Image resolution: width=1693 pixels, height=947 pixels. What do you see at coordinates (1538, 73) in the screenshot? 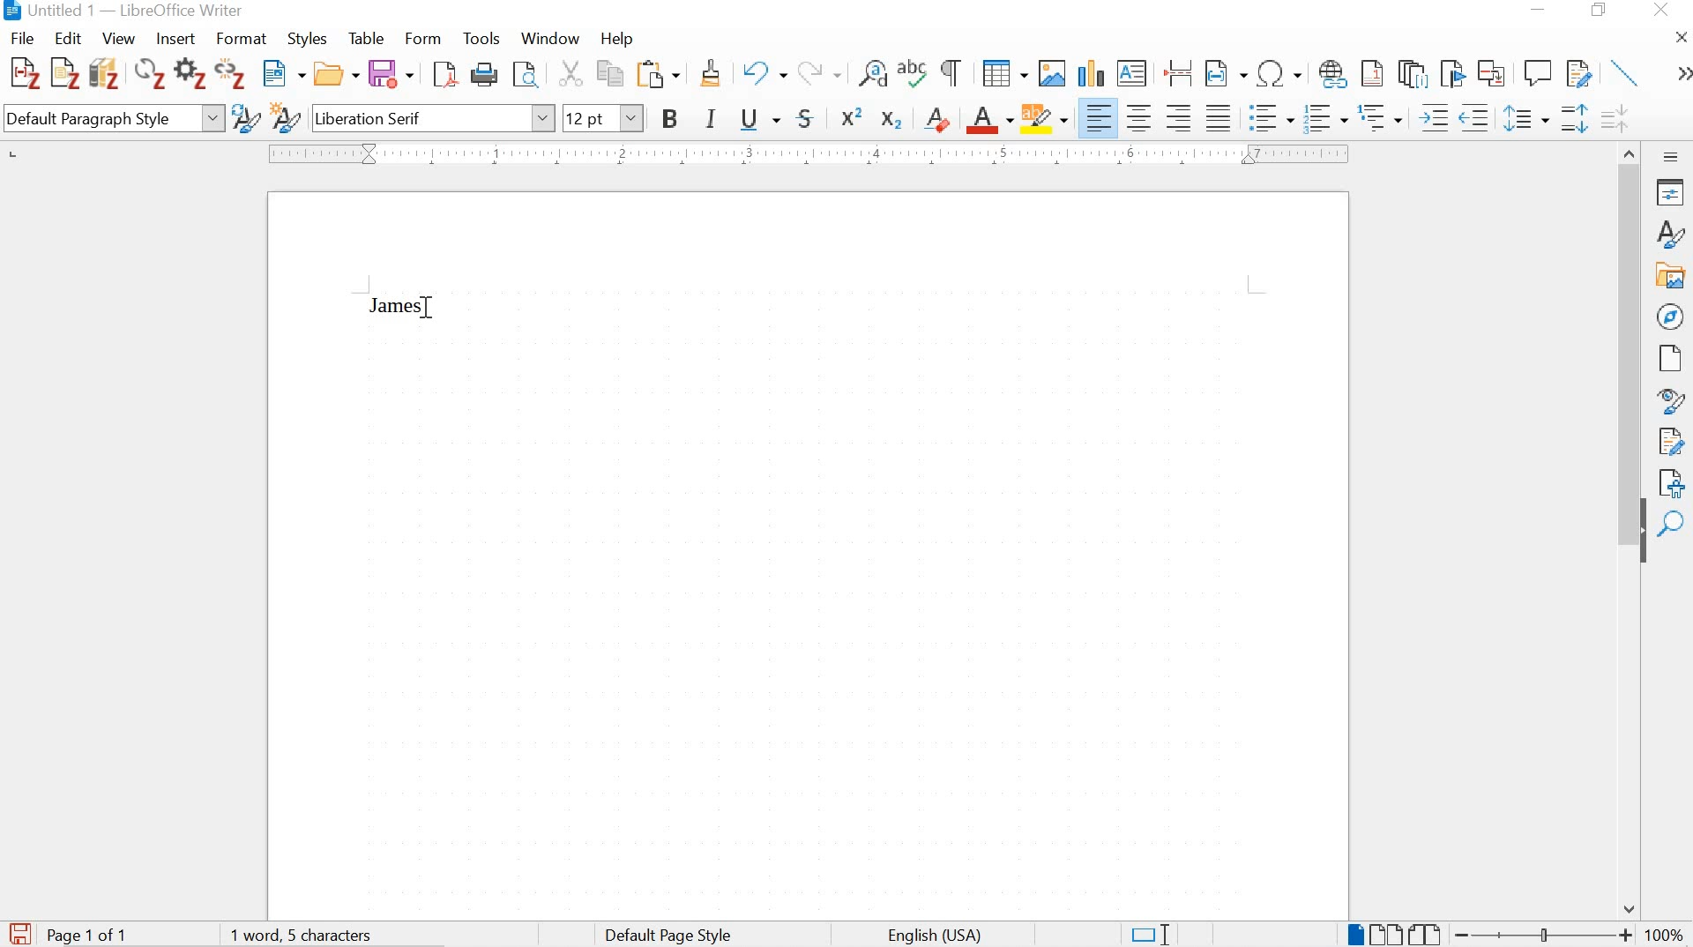
I see `insert comment` at bounding box center [1538, 73].